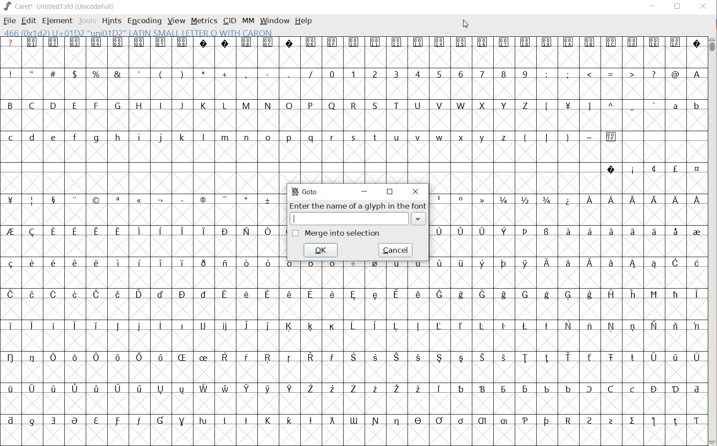 The height and width of the screenshot is (446, 717). What do you see at coordinates (495, 109) in the screenshot?
I see `glyph characters` at bounding box center [495, 109].